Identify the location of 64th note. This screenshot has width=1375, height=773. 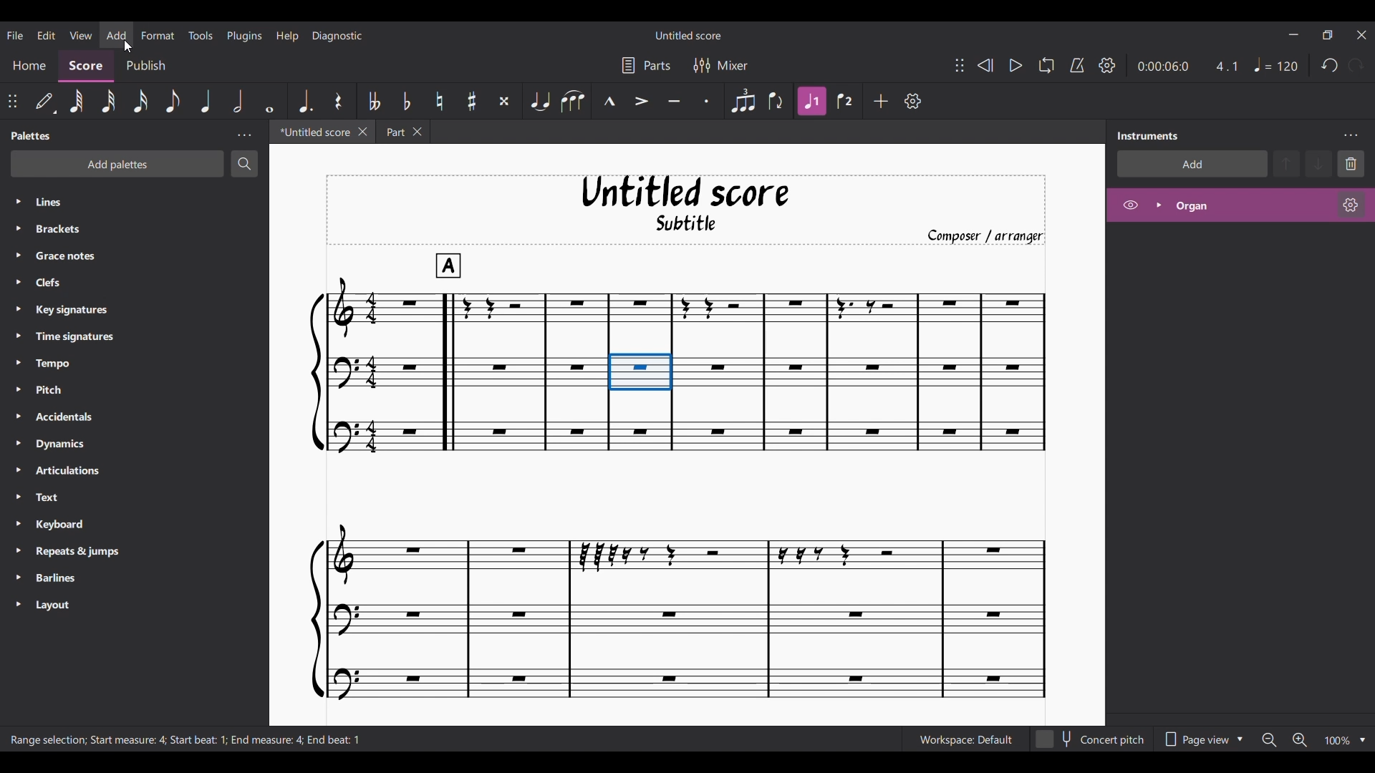
(77, 102).